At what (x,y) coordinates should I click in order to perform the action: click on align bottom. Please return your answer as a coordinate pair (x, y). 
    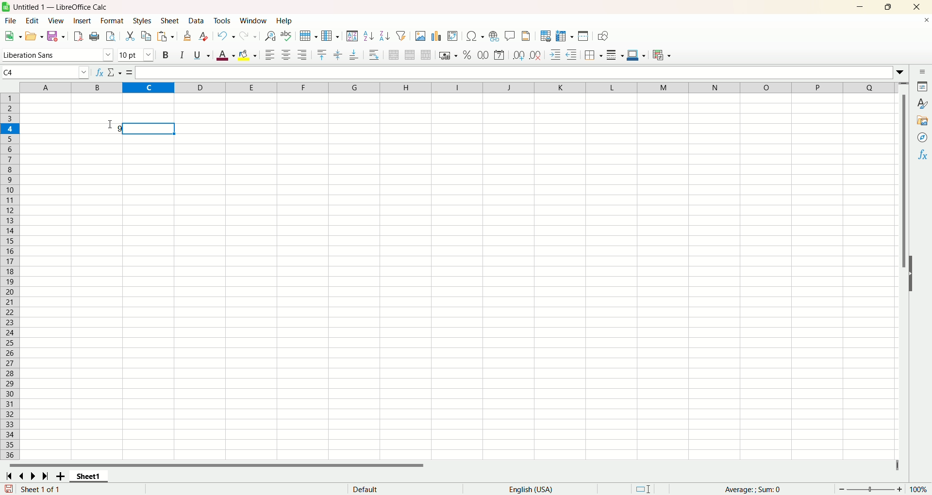
    Looking at the image, I should click on (355, 57).